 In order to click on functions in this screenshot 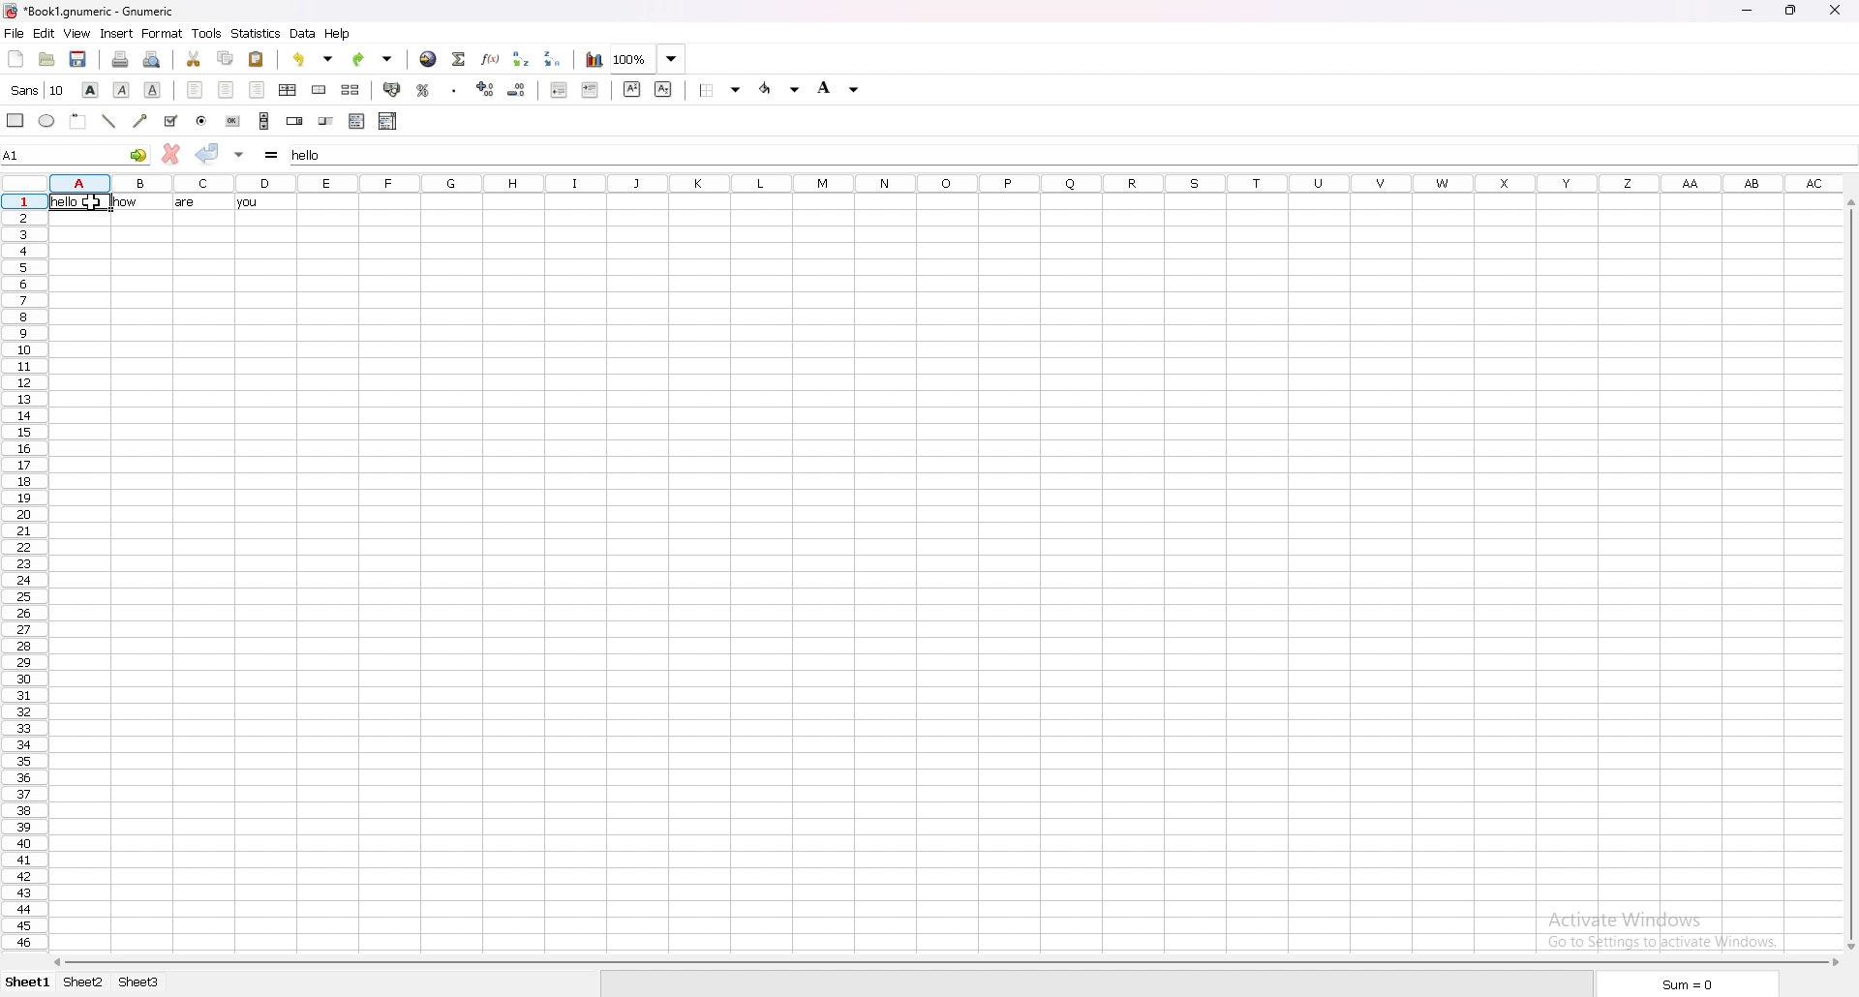, I will do `click(491, 58)`.